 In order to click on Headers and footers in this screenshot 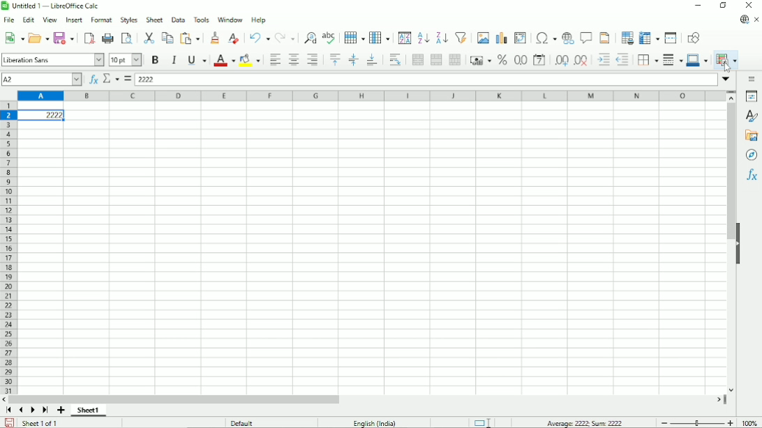, I will do `click(604, 38)`.